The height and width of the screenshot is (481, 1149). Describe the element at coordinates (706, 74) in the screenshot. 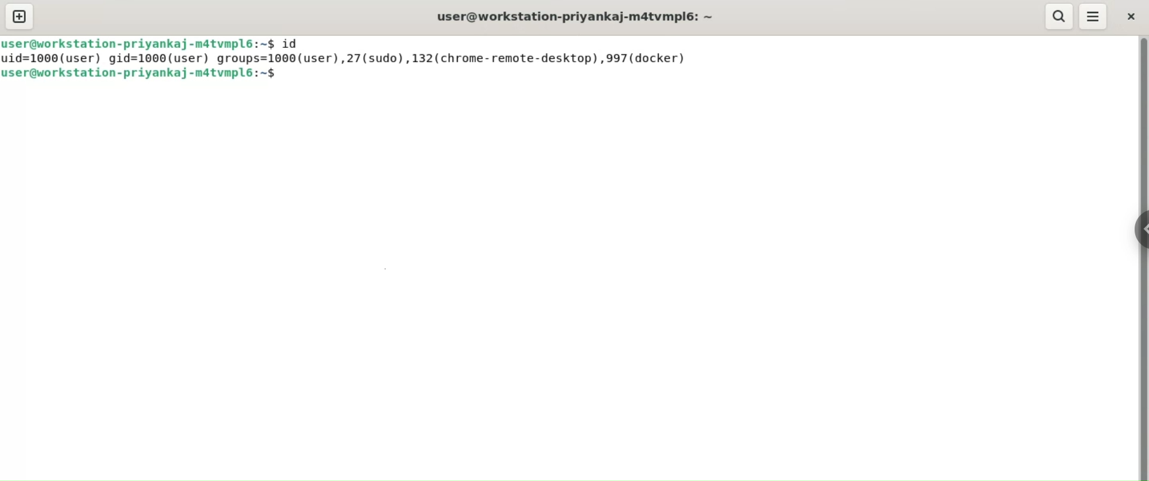

I see `command input` at that location.